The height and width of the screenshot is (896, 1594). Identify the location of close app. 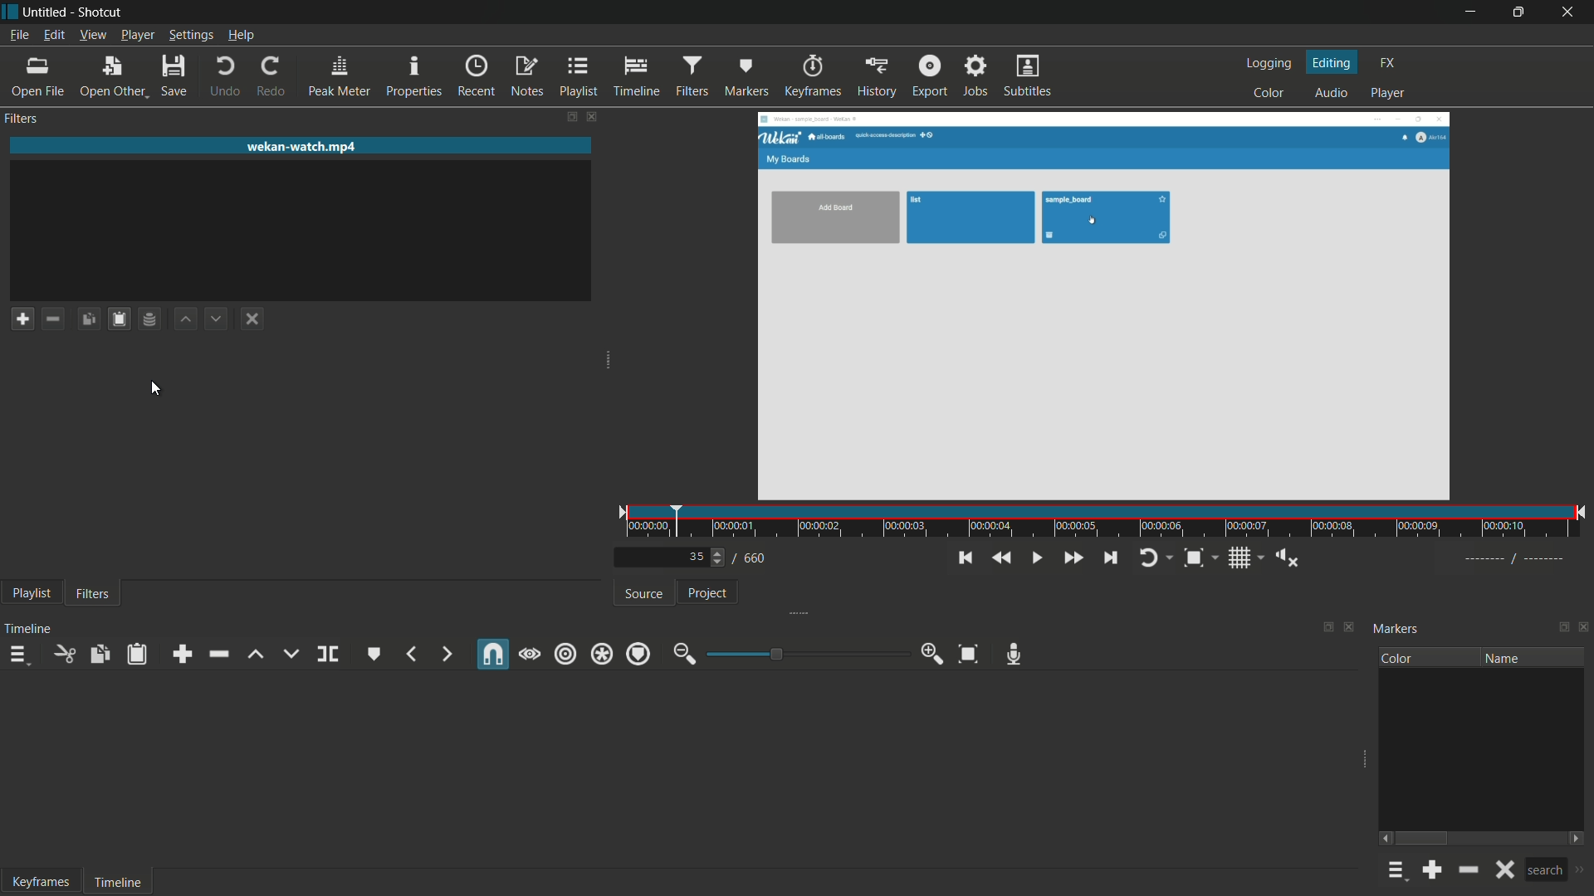
(1571, 12).